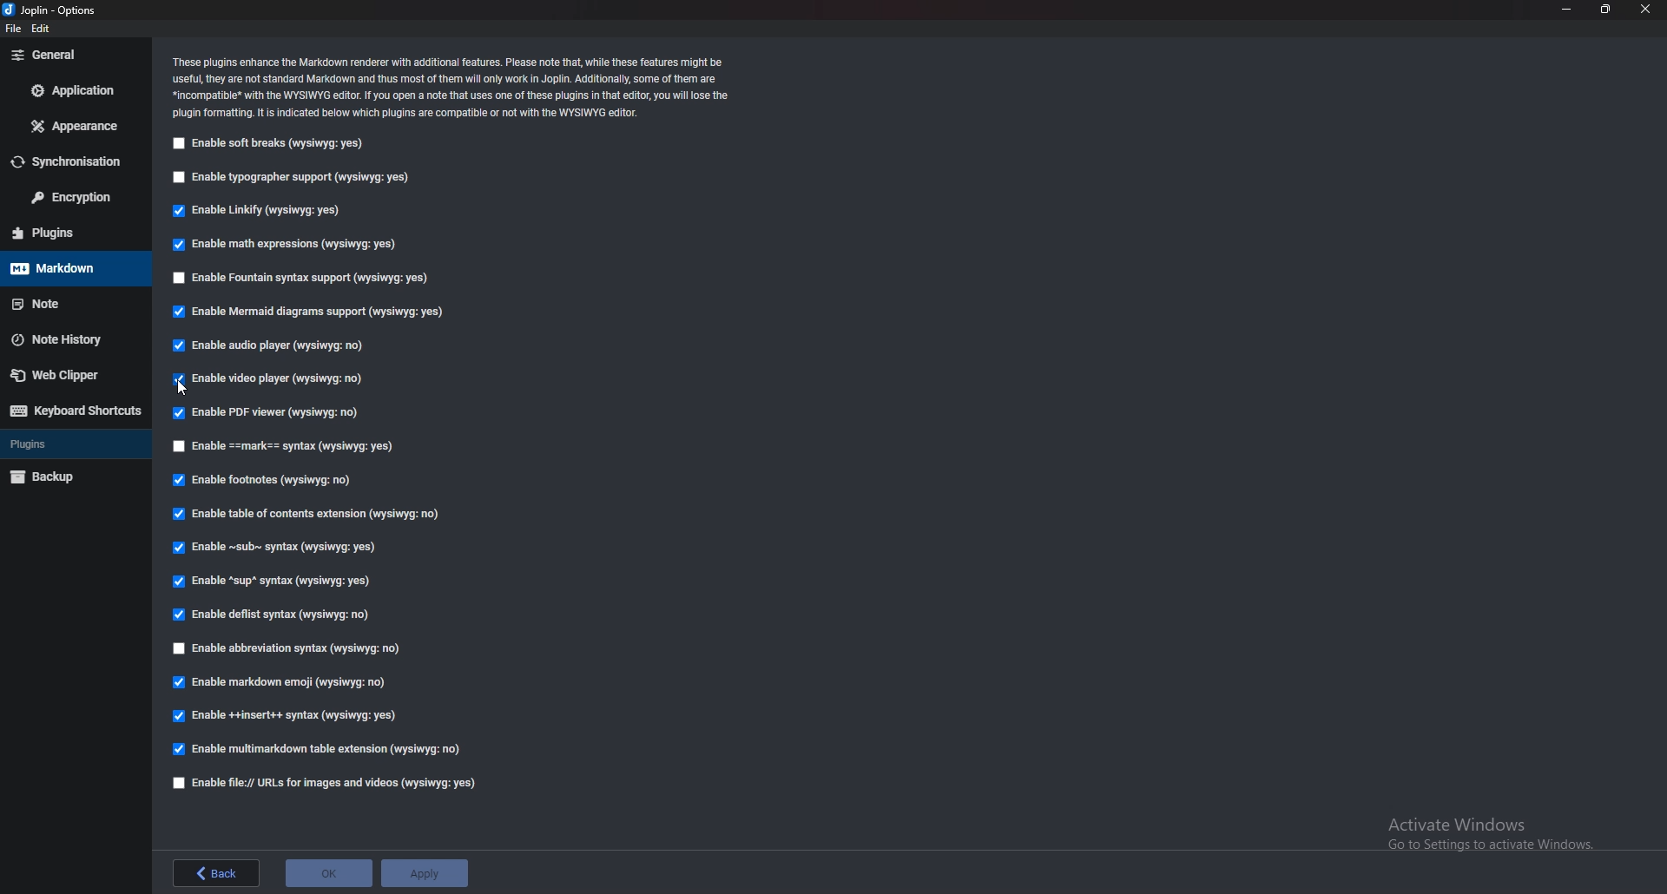 The image size is (1667, 894). What do you see at coordinates (75, 411) in the screenshot?
I see `Keyboard shortcut` at bounding box center [75, 411].